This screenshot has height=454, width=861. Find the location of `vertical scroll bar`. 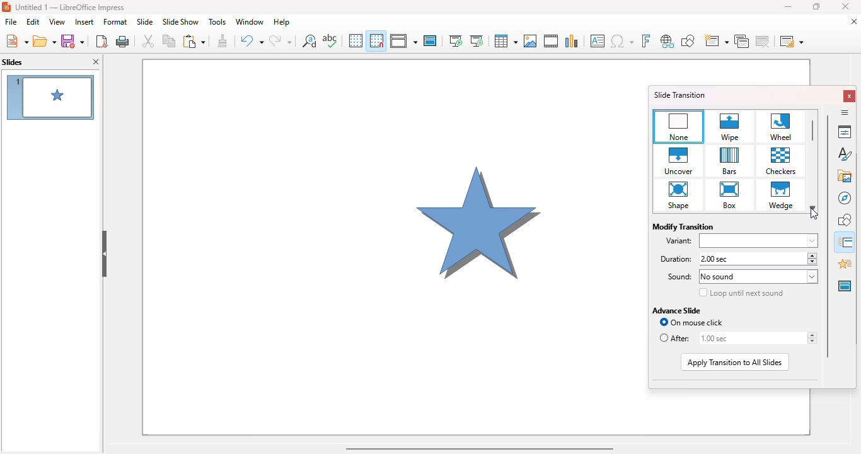

vertical scroll bar is located at coordinates (828, 235).